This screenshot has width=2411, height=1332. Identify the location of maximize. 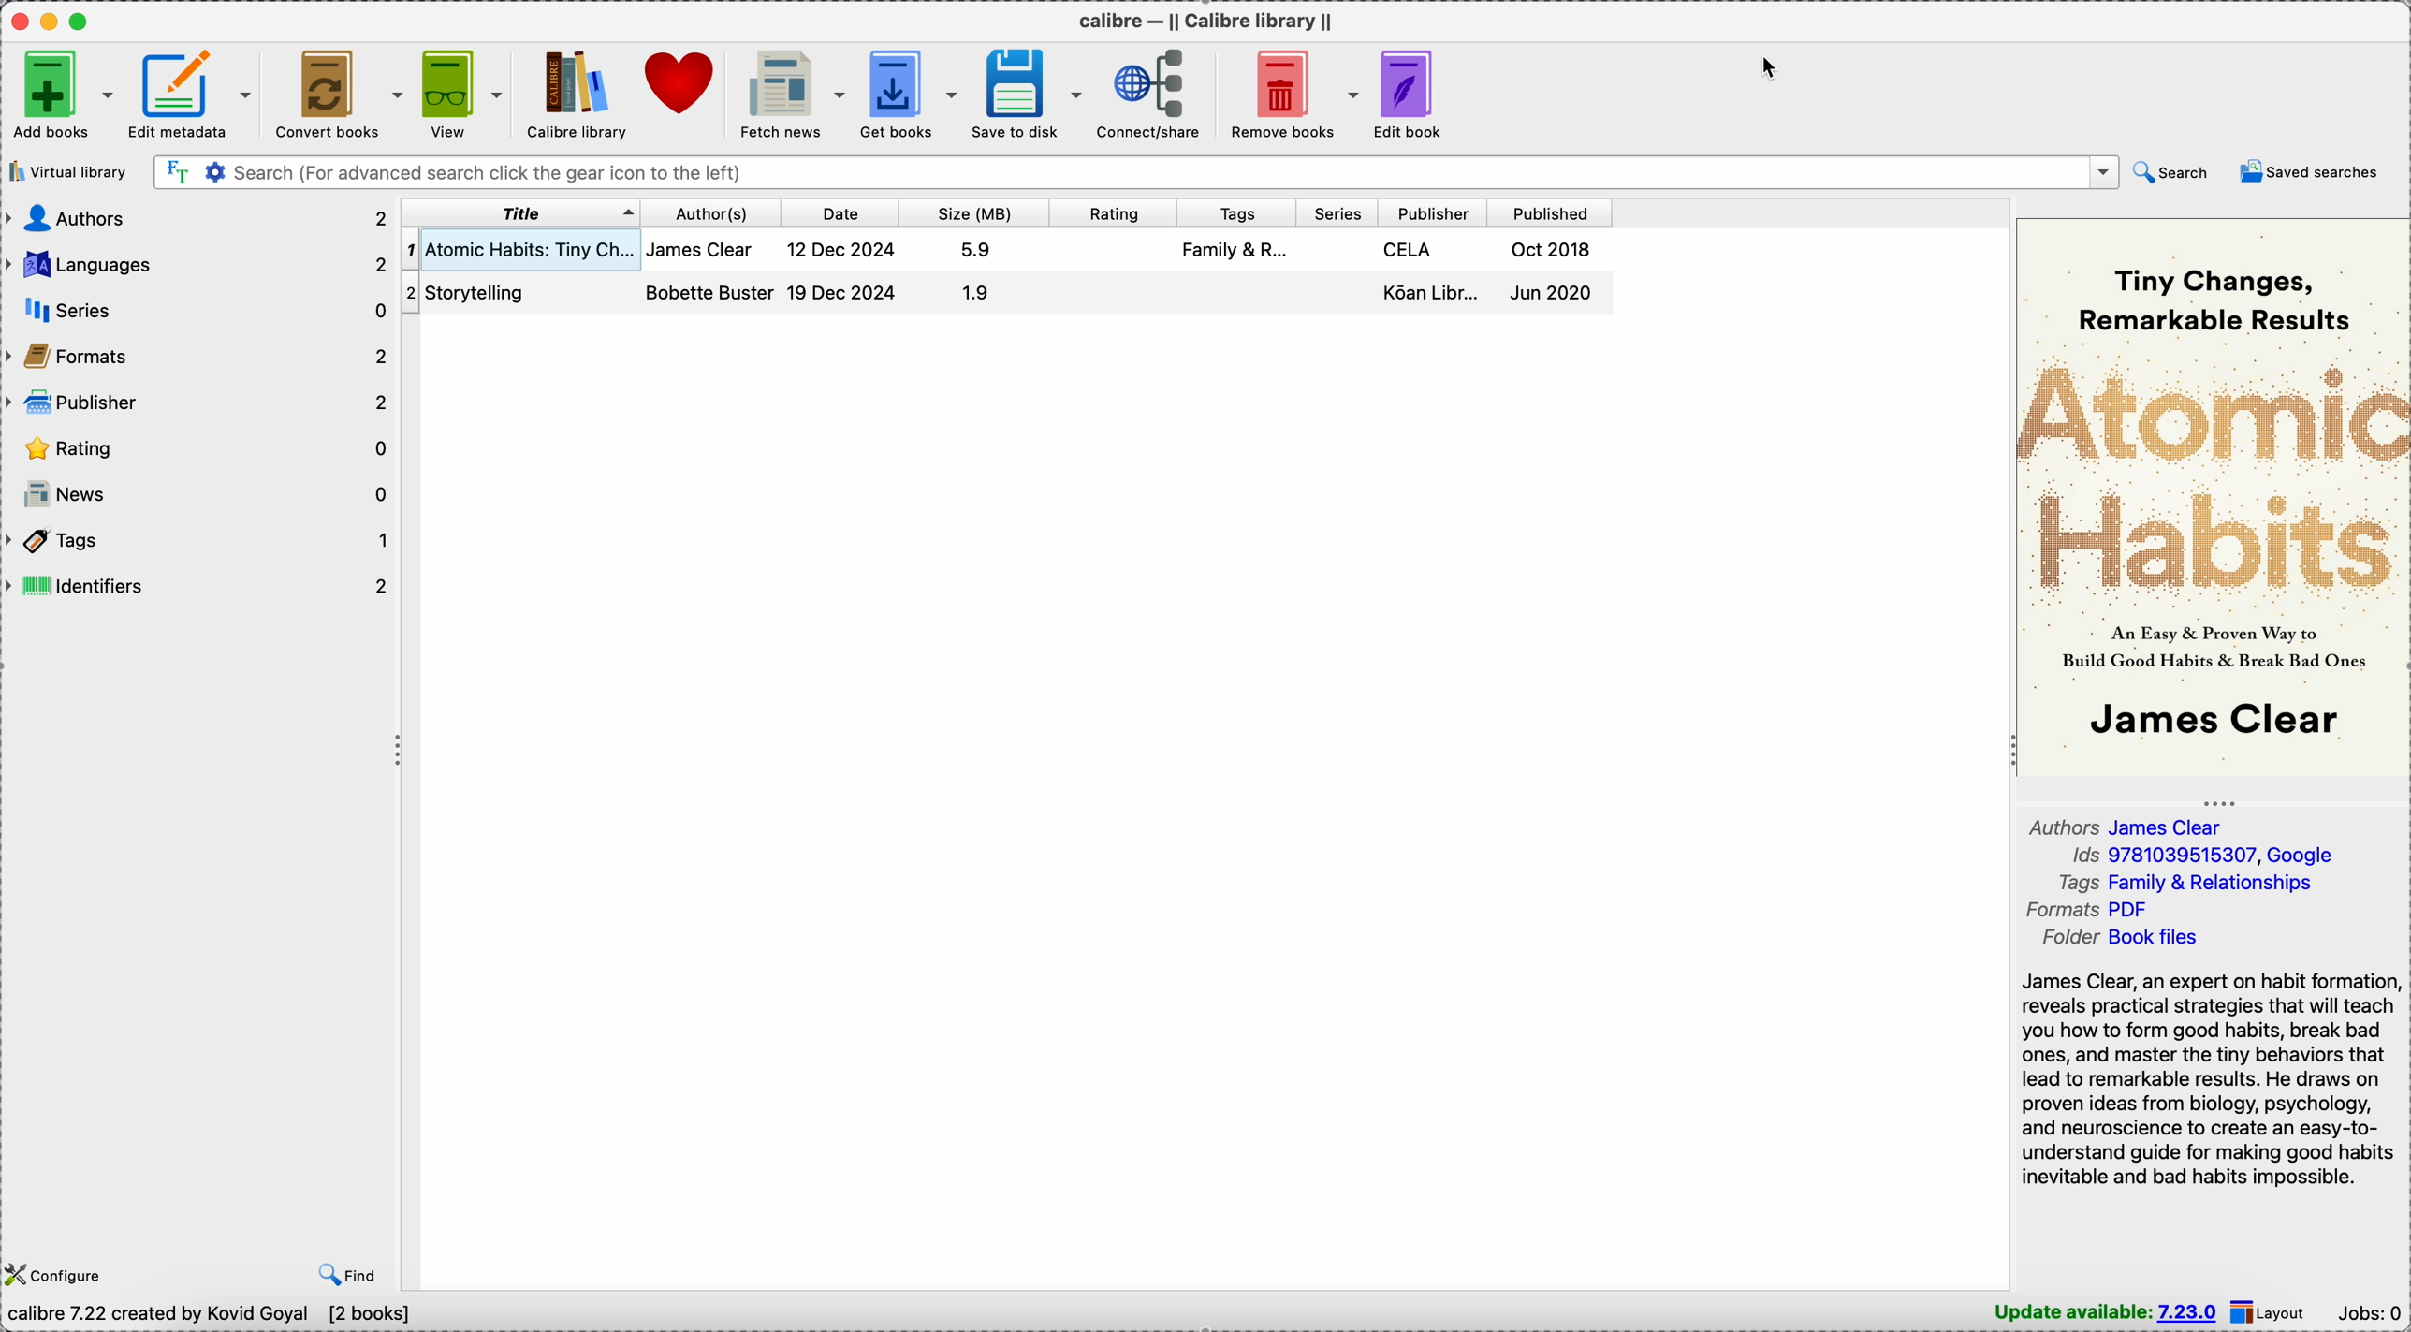
(80, 20).